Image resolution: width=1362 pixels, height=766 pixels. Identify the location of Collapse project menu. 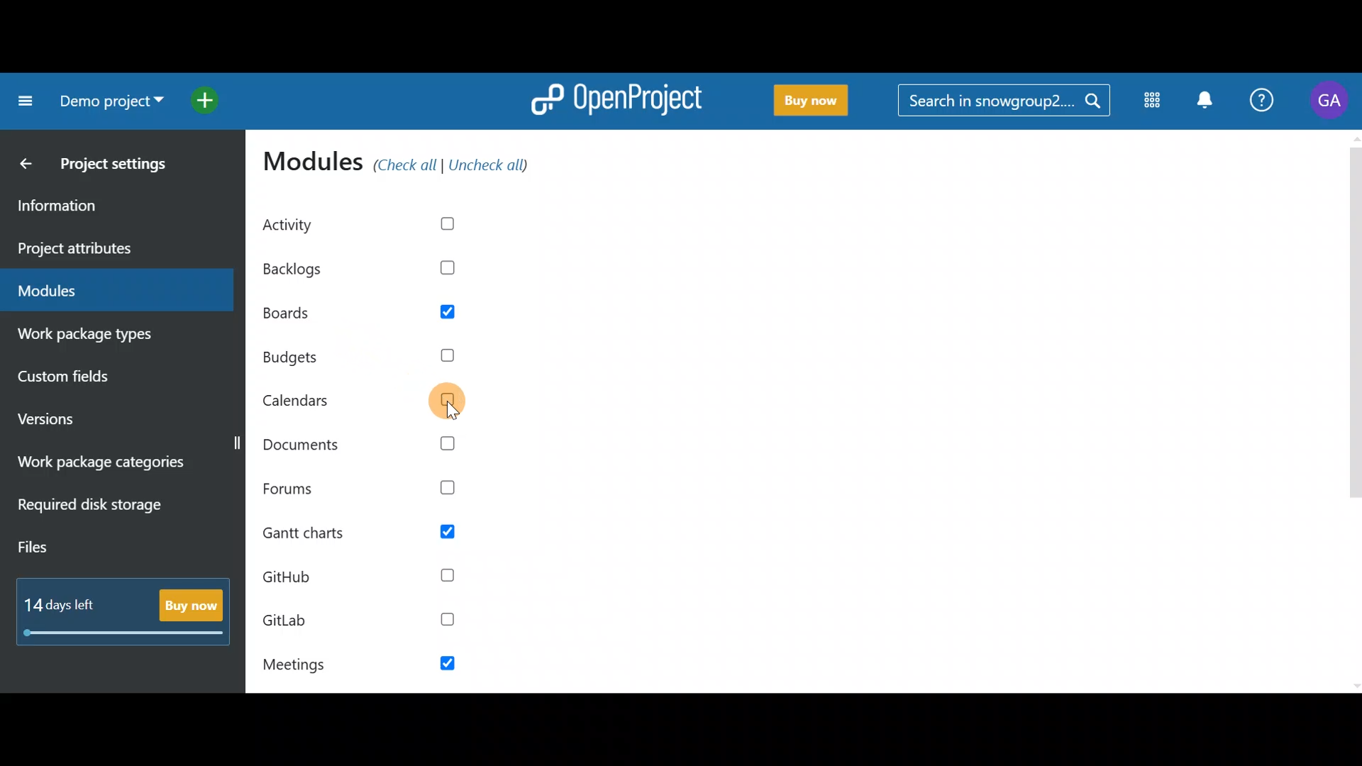
(23, 104).